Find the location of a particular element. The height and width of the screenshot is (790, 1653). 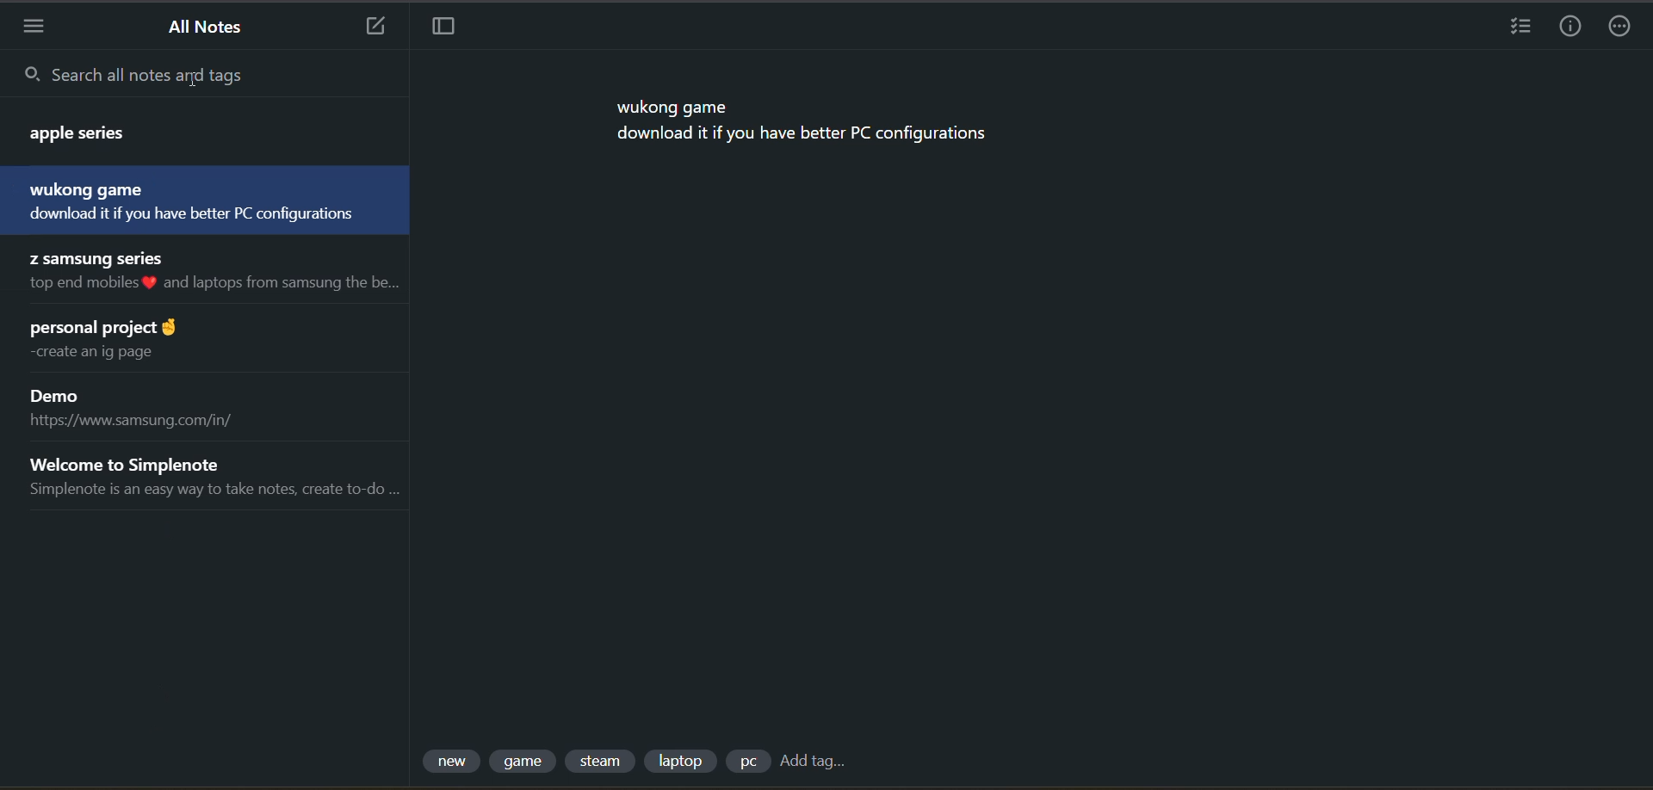

tag 1 is located at coordinates (449, 760).